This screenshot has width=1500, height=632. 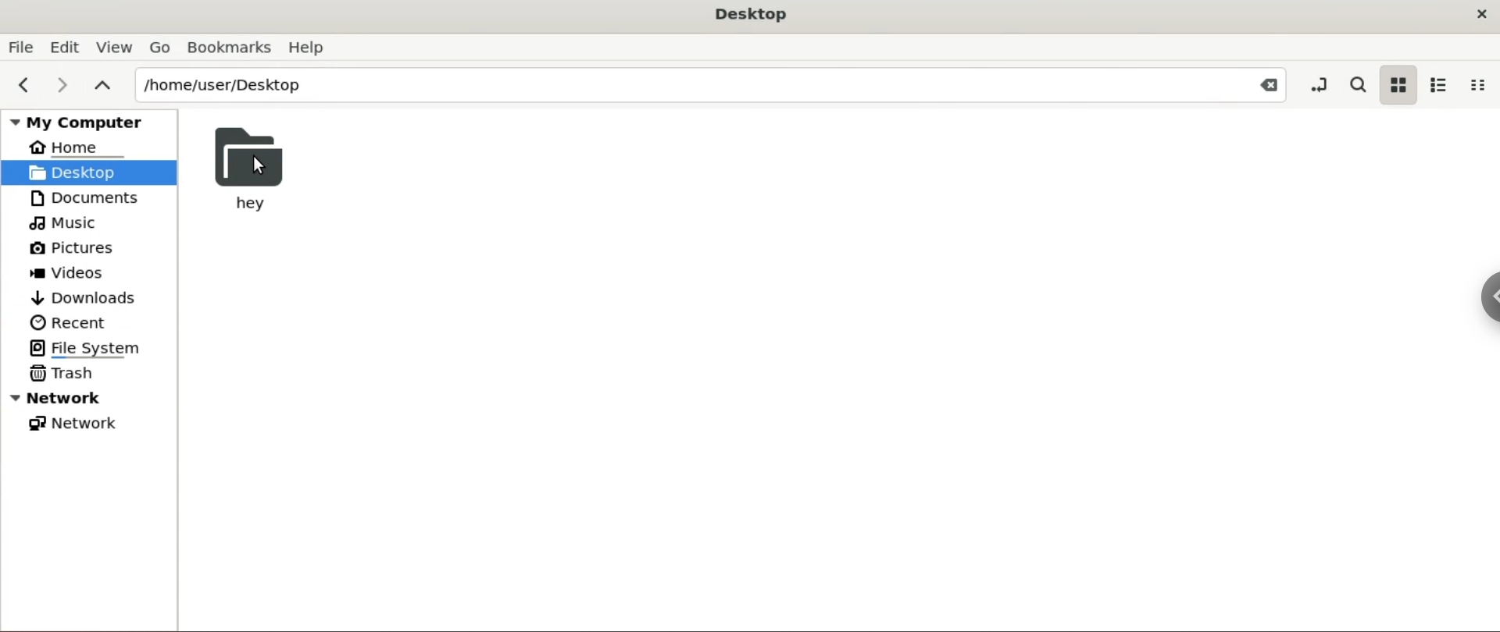 I want to click on Bookmarks, so click(x=227, y=46).